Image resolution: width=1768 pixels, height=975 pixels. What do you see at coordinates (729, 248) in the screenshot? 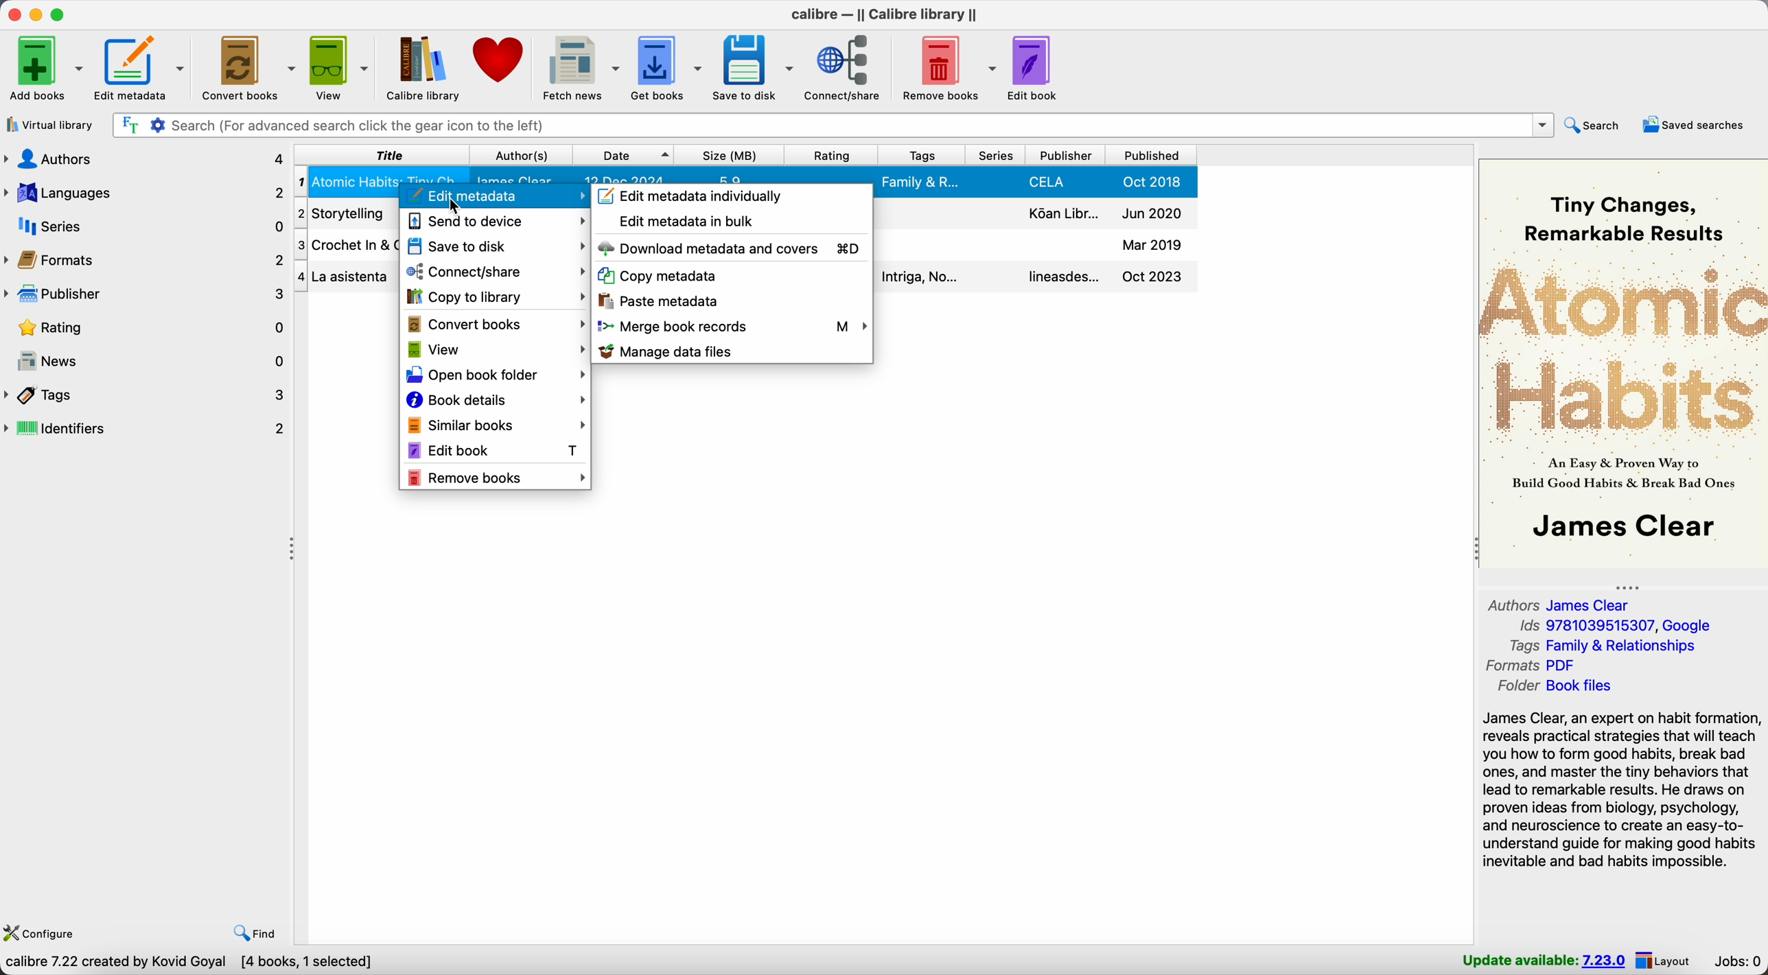
I see `download metadata and covers` at bounding box center [729, 248].